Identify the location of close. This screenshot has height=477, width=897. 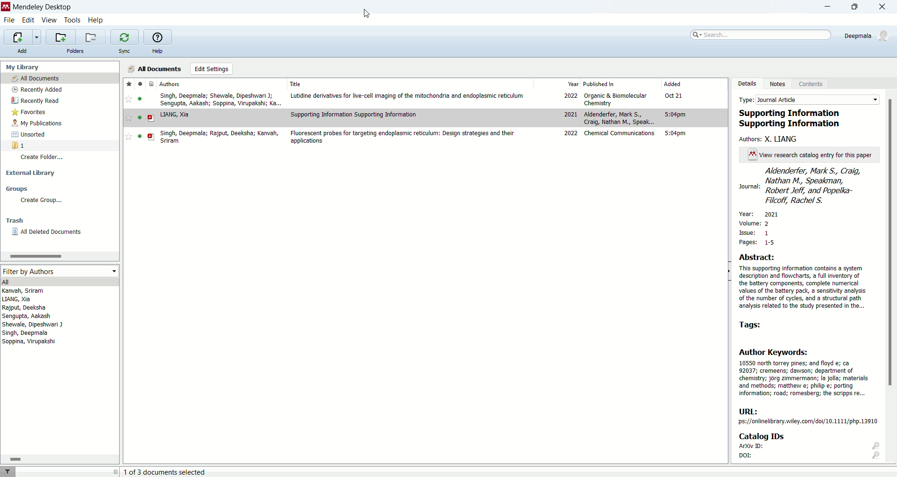
(883, 7).